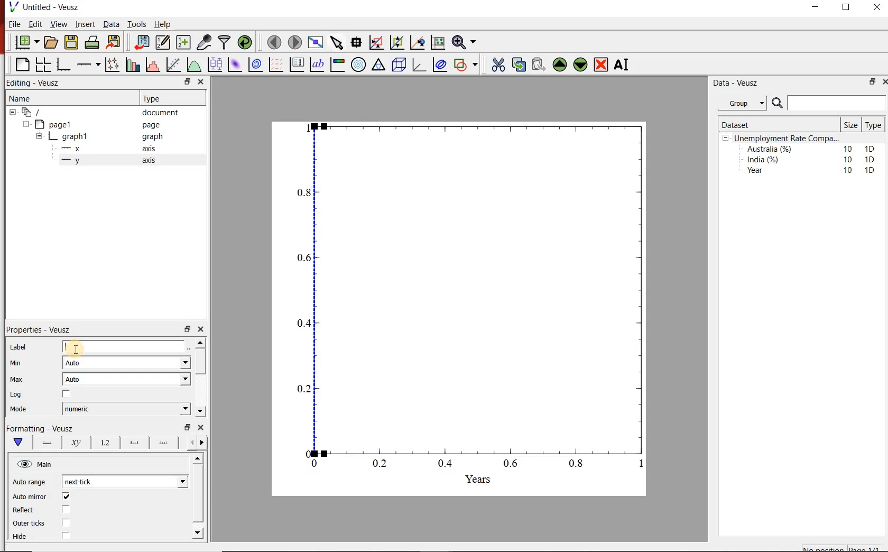  I want to click on scroll bar, so click(200, 362).